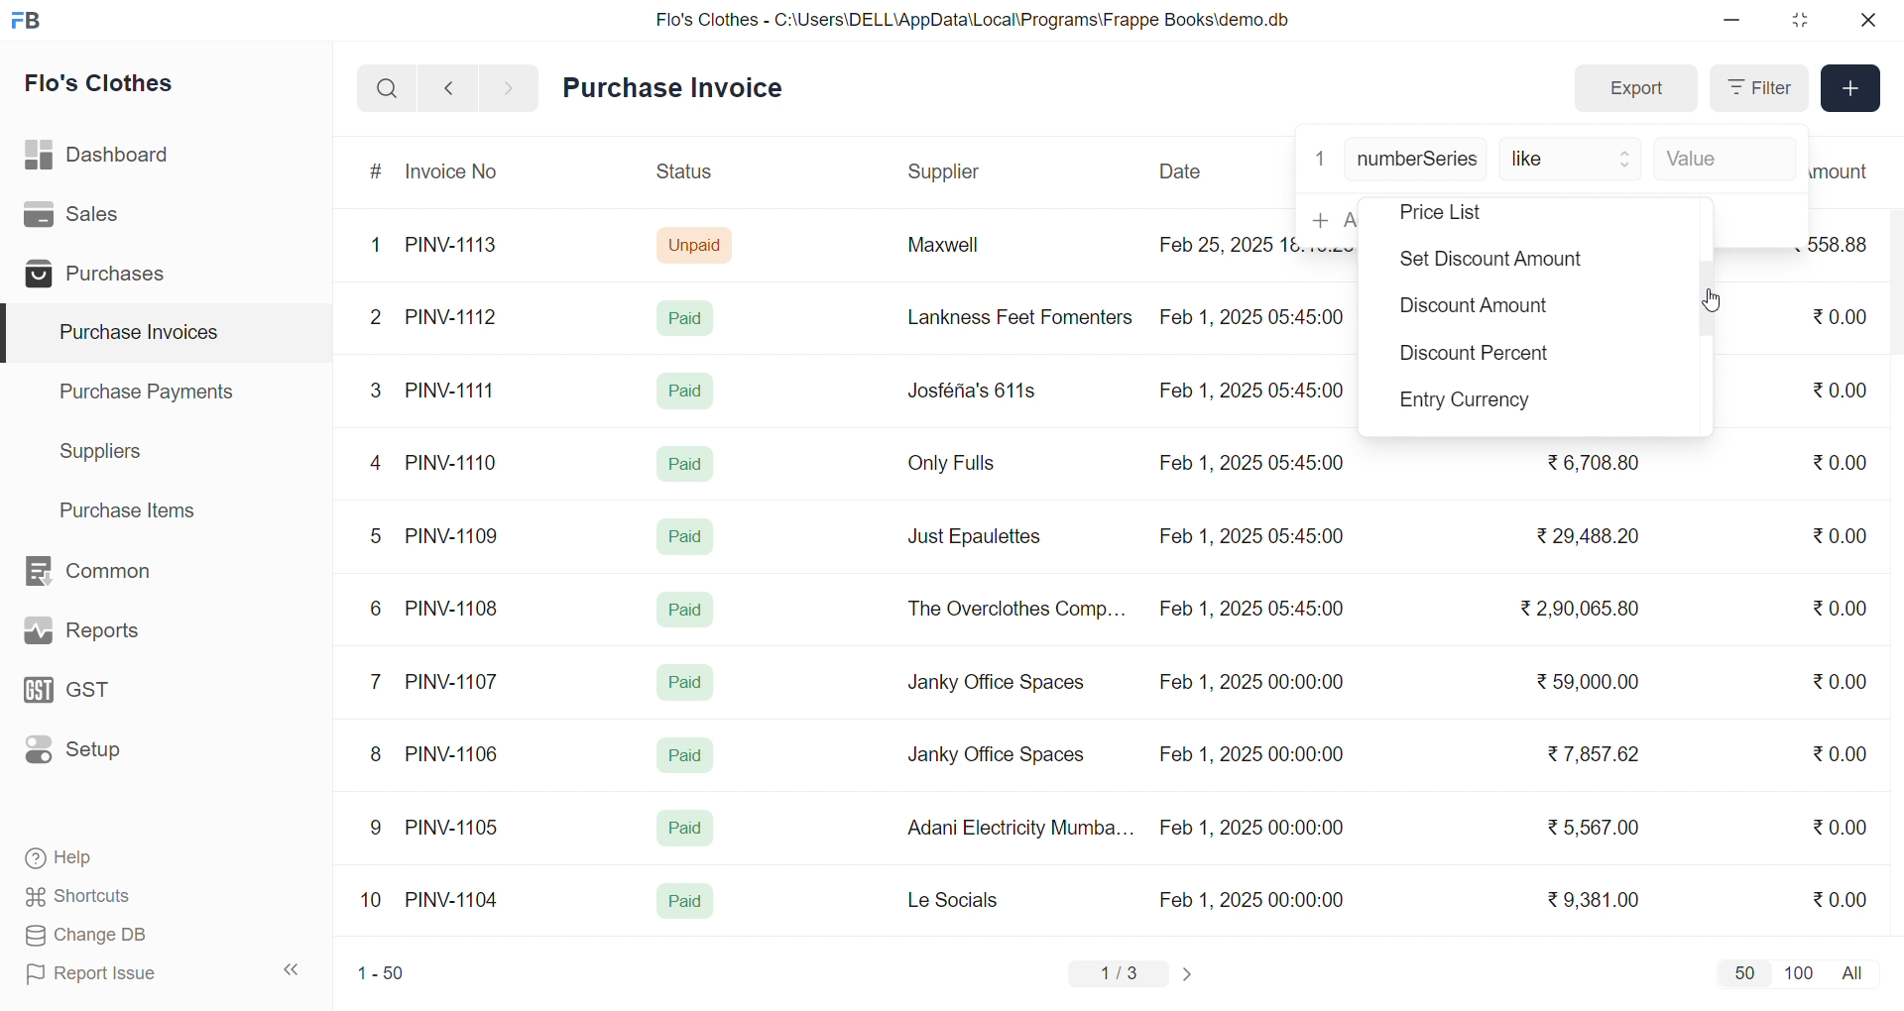  What do you see at coordinates (454, 900) in the screenshot?
I see `PINV-1104` at bounding box center [454, 900].